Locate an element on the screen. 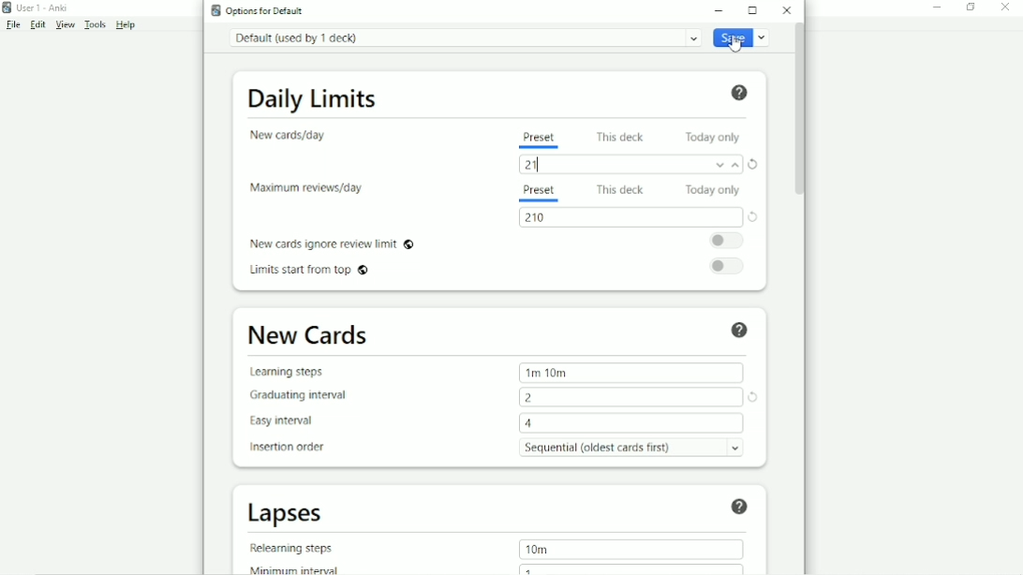 This screenshot has width=1023, height=575. Minimize is located at coordinates (719, 10).